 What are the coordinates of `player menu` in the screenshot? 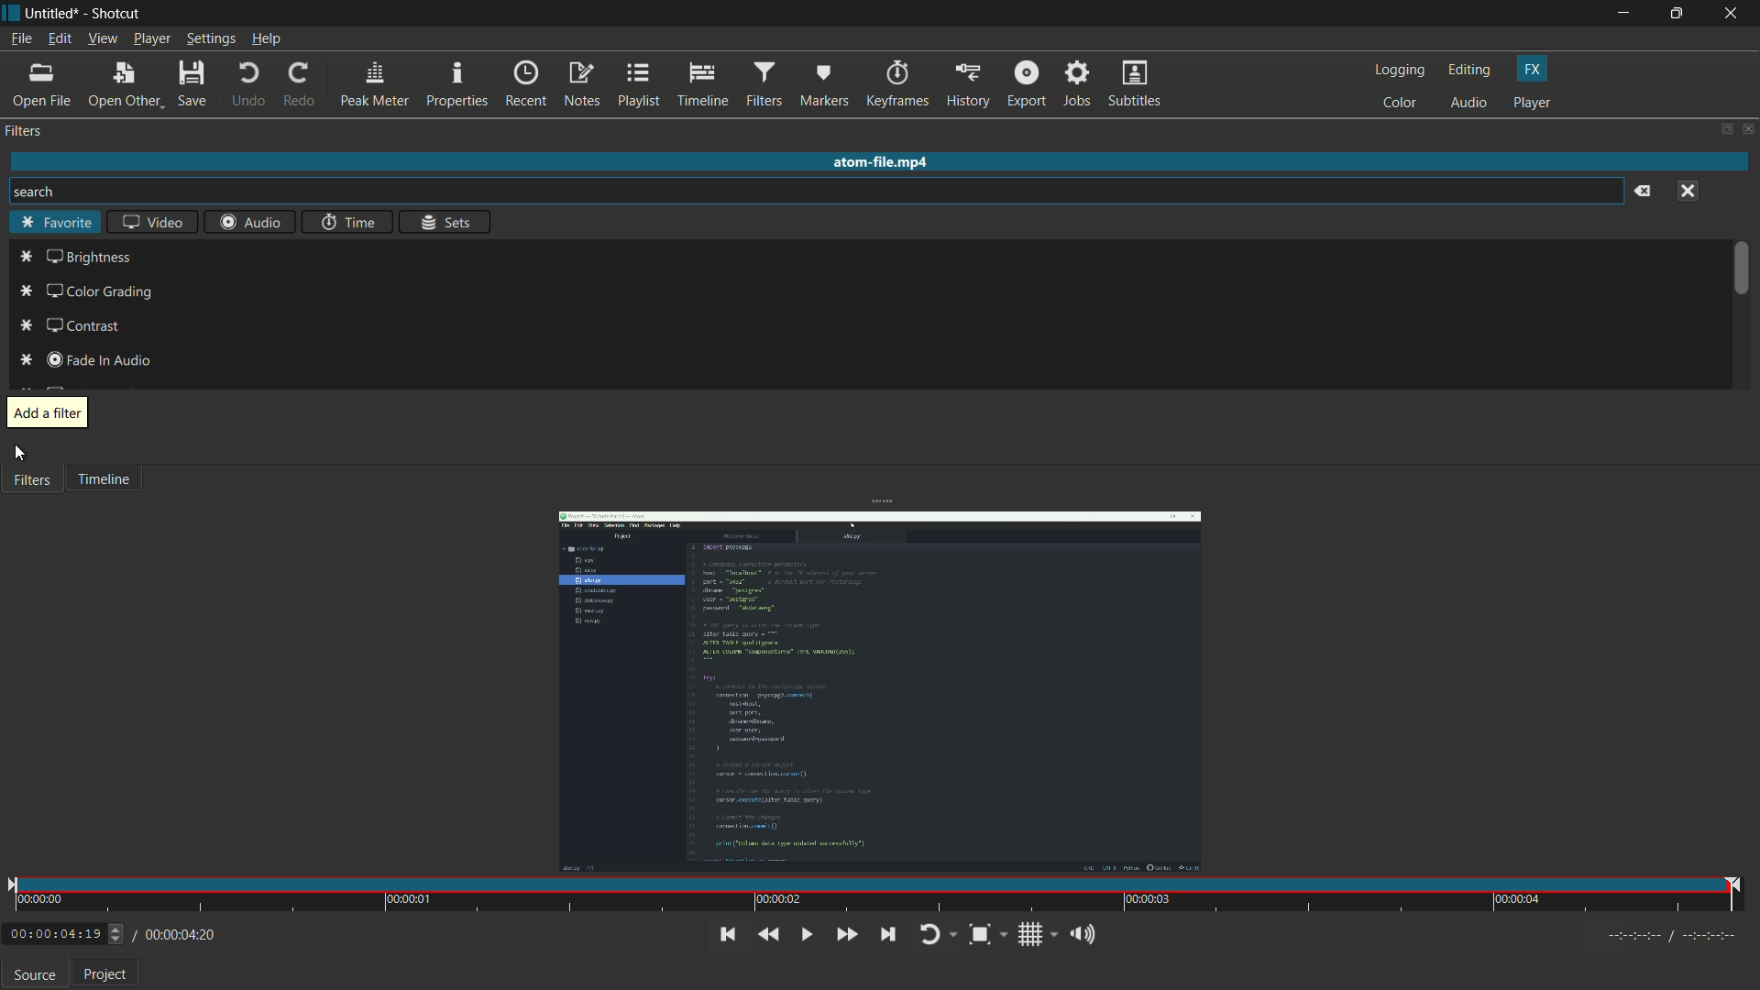 It's located at (153, 40).